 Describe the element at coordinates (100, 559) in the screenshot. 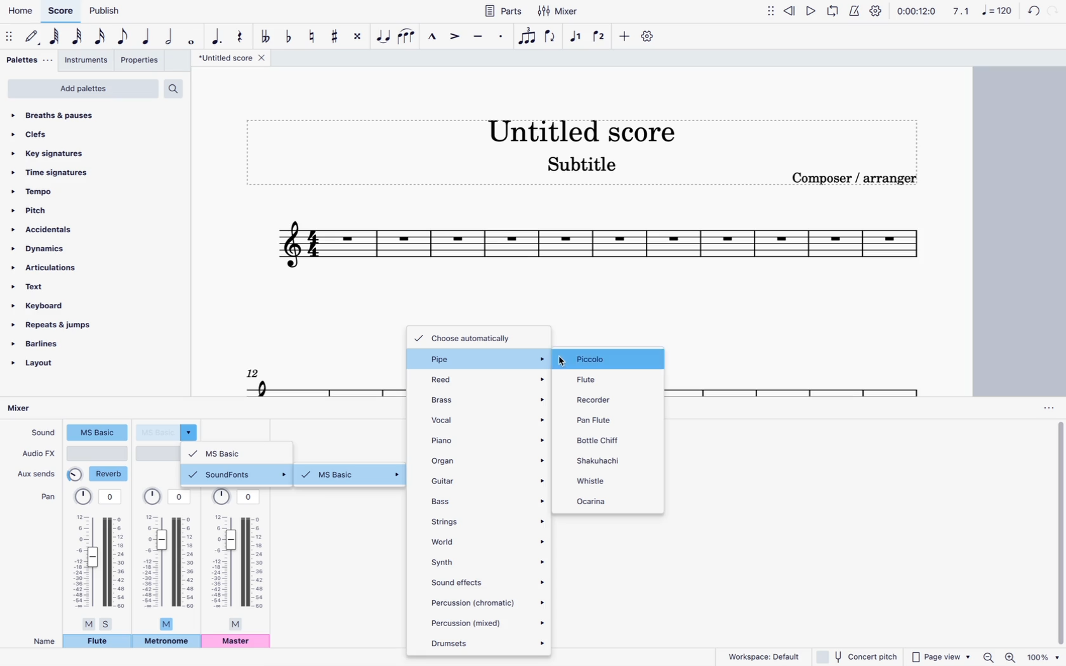

I see `pan` at that location.